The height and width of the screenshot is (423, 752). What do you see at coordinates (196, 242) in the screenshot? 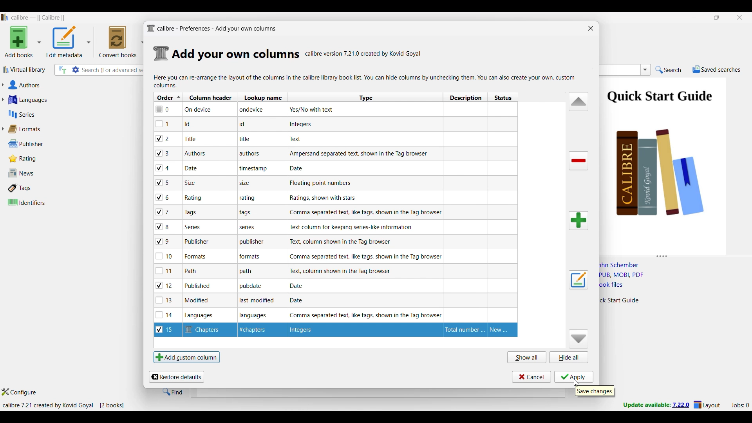
I see `Note` at bounding box center [196, 242].